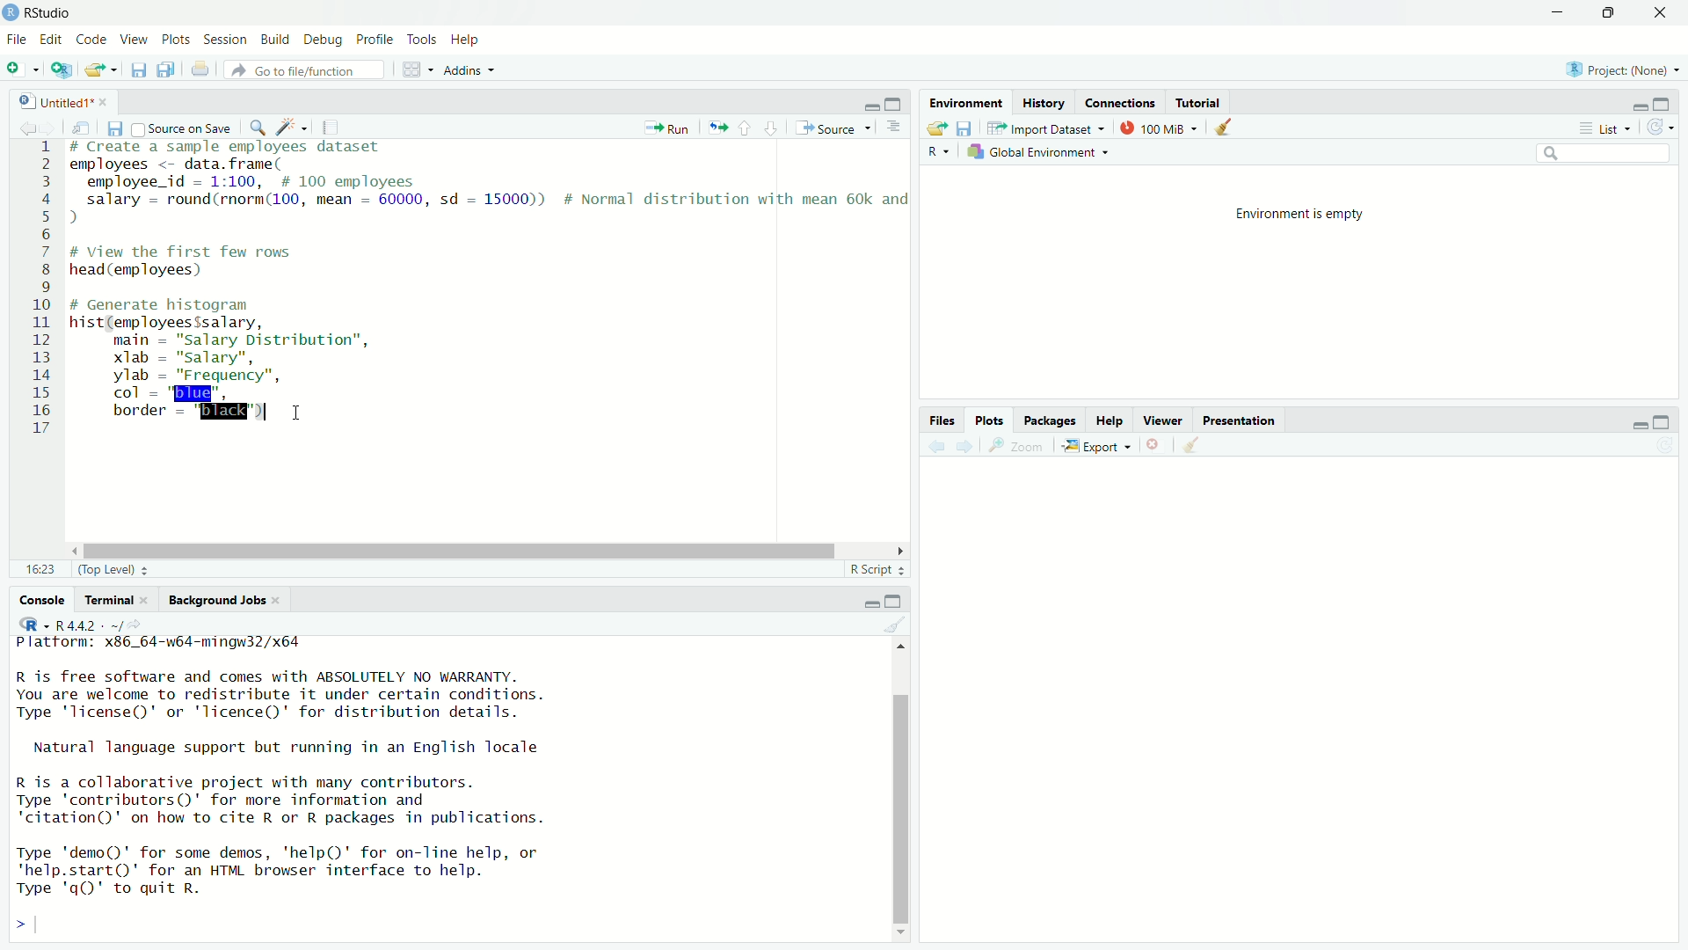 The height and width of the screenshot is (950, 1688). What do you see at coordinates (1046, 102) in the screenshot?
I see `History` at bounding box center [1046, 102].